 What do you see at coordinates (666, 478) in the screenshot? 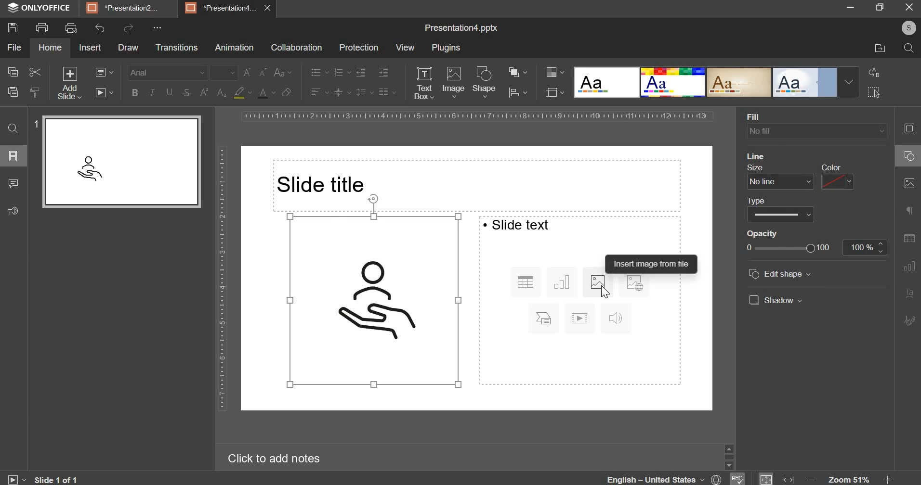
I see `language` at bounding box center [666, 478].